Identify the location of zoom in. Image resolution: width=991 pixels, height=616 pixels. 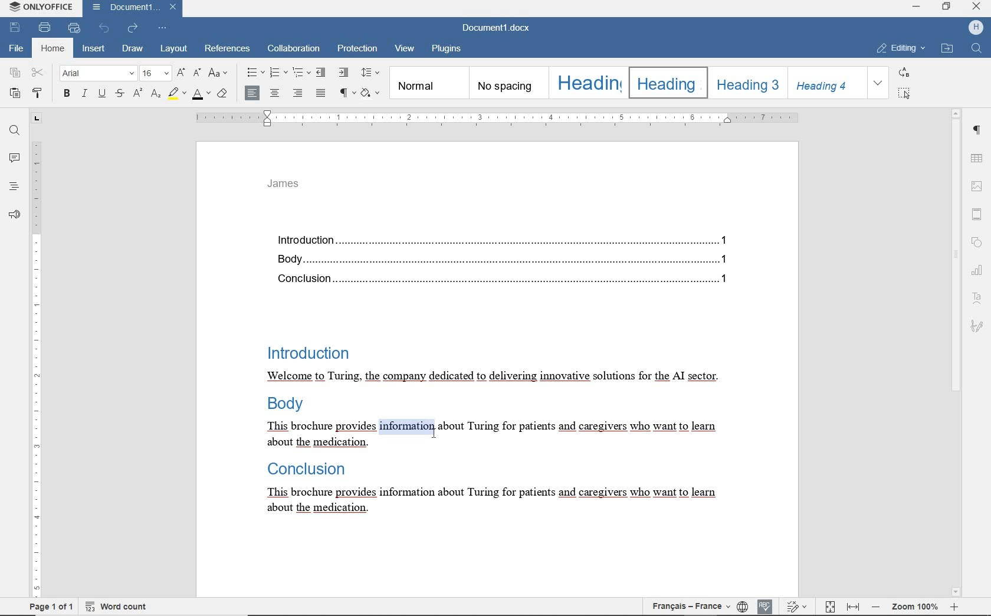
(954, 607).